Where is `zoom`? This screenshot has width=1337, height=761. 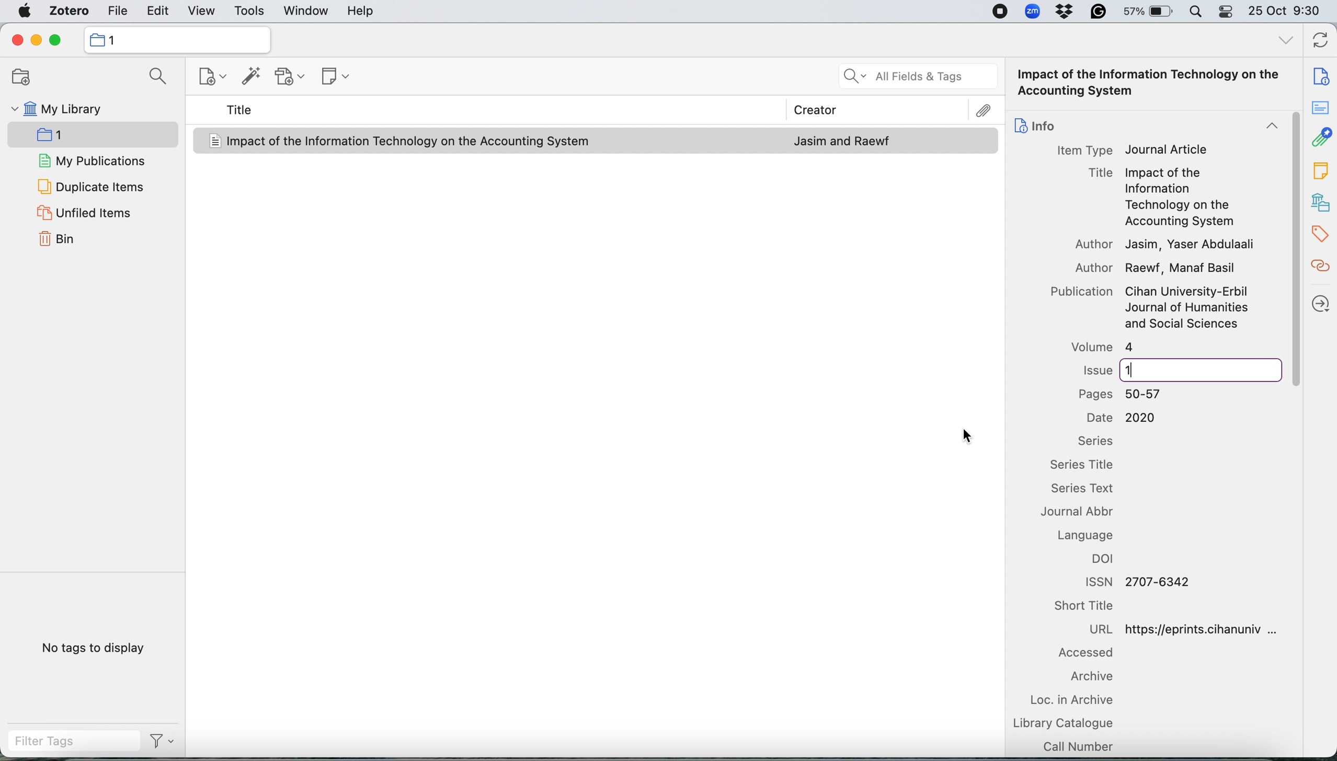 zoom is located at coordinates (1032, 11).